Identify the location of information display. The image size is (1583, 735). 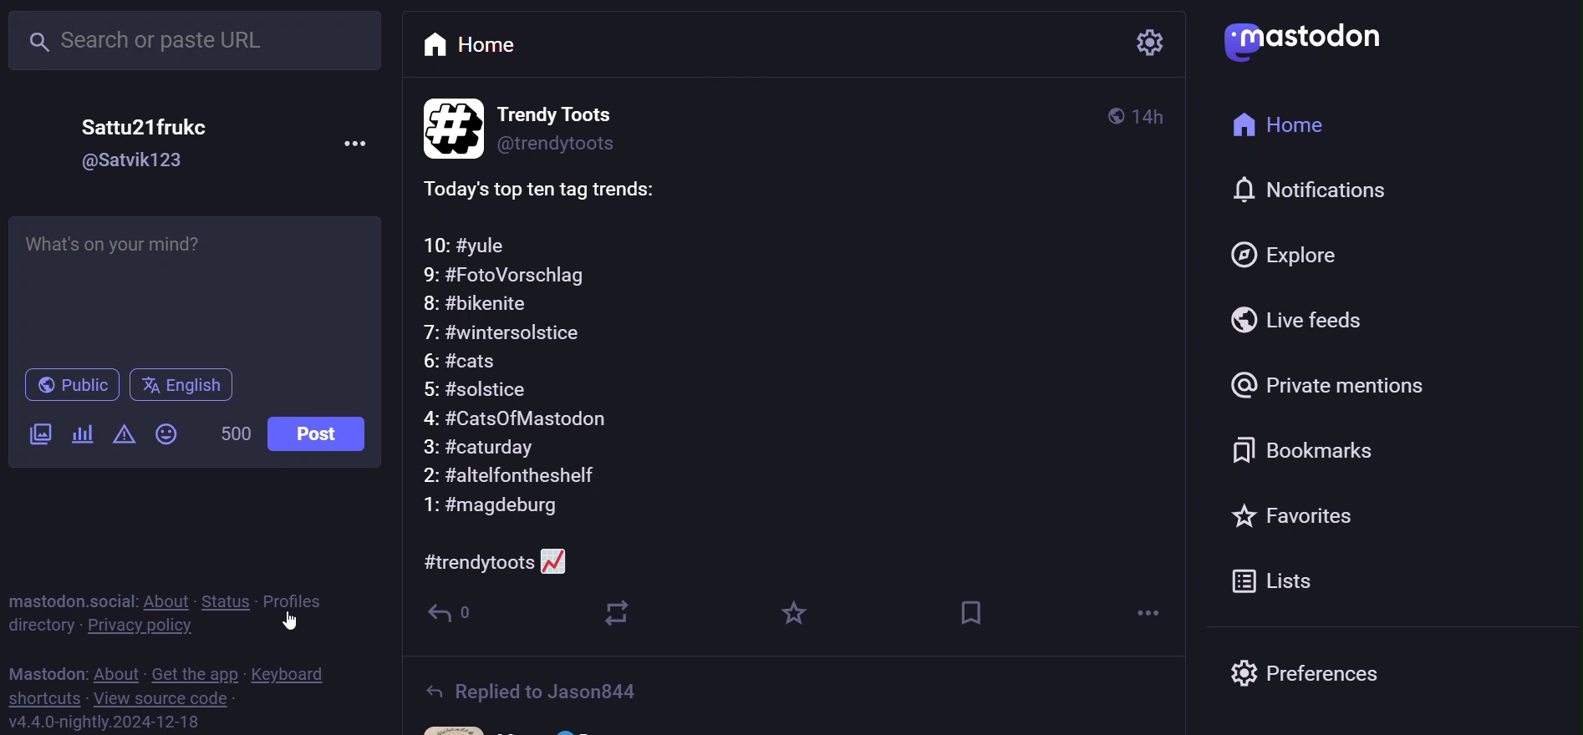
(448, 127).